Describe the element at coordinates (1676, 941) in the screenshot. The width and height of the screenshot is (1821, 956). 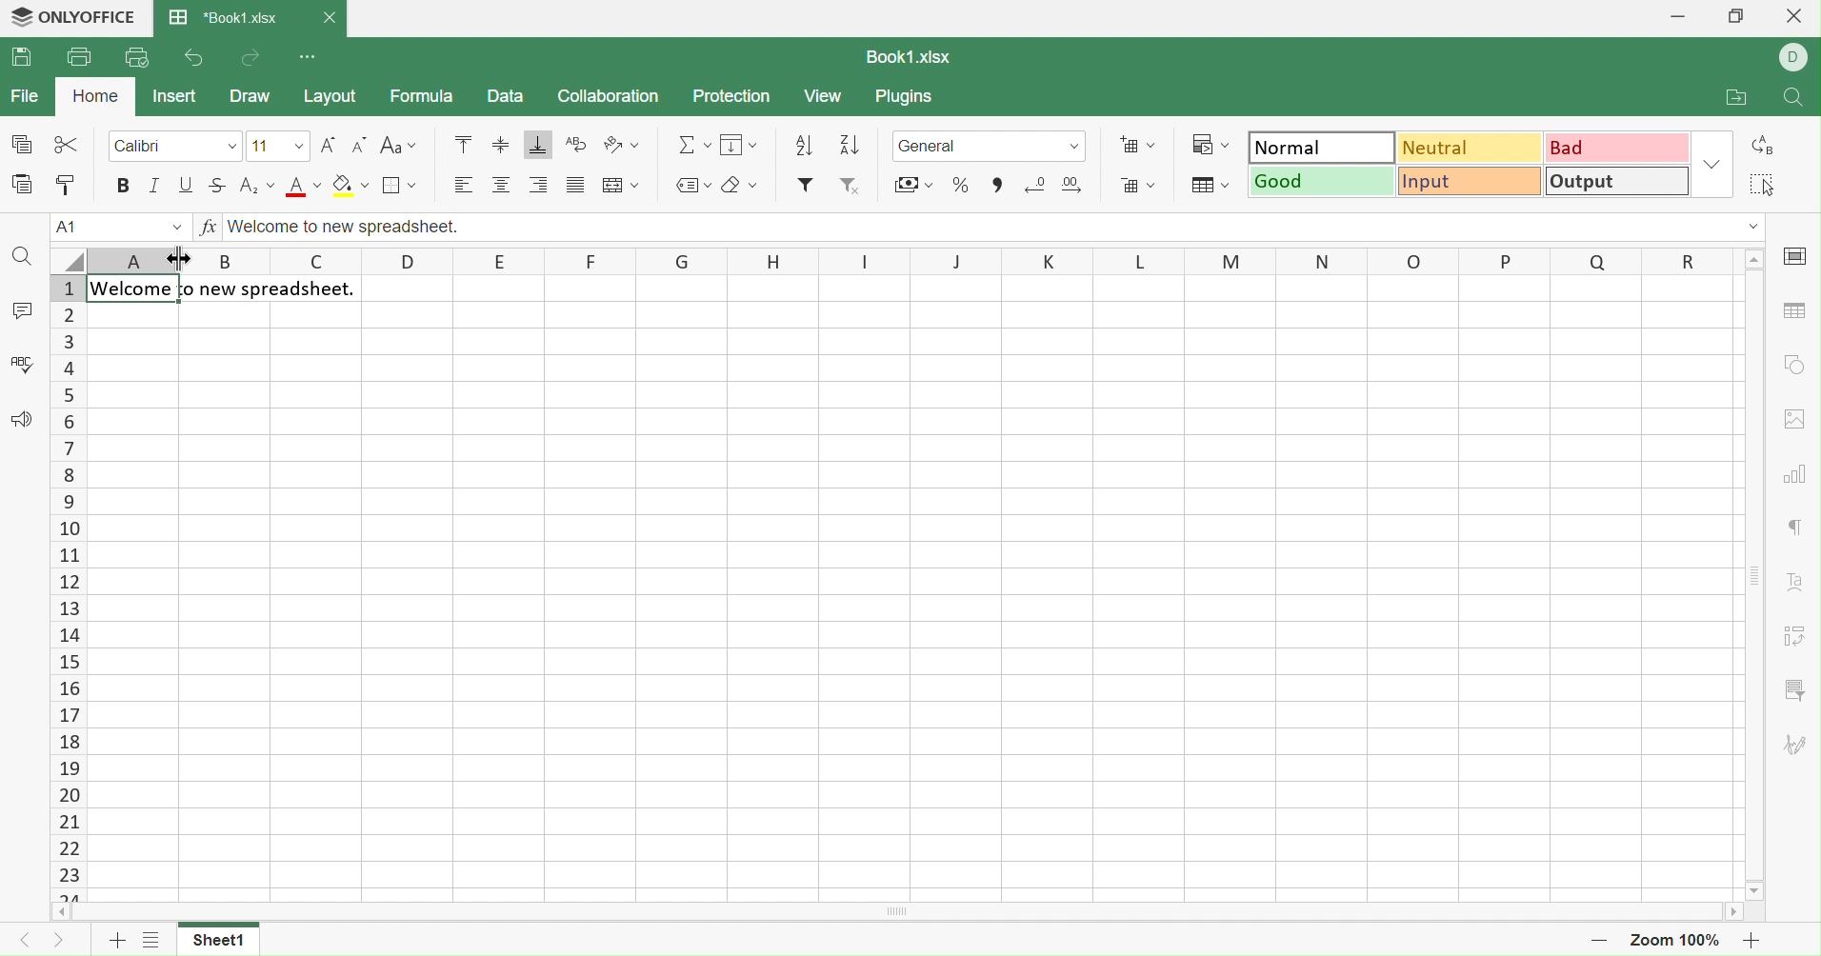
I see `Zoom 100%` at that location.